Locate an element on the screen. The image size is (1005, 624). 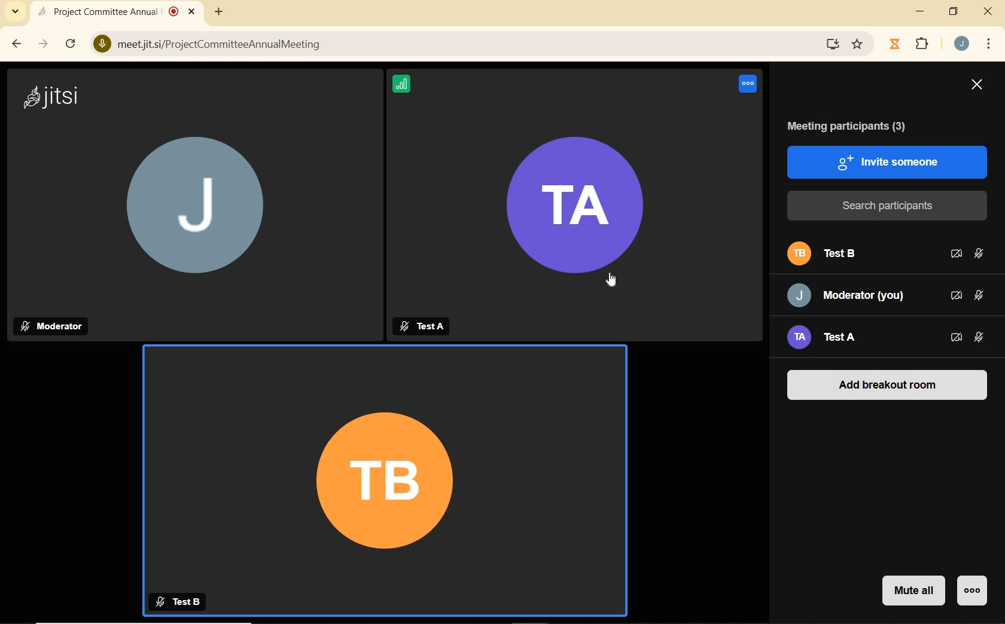
ADD NEW TAB is located at coordinates (219, 11).